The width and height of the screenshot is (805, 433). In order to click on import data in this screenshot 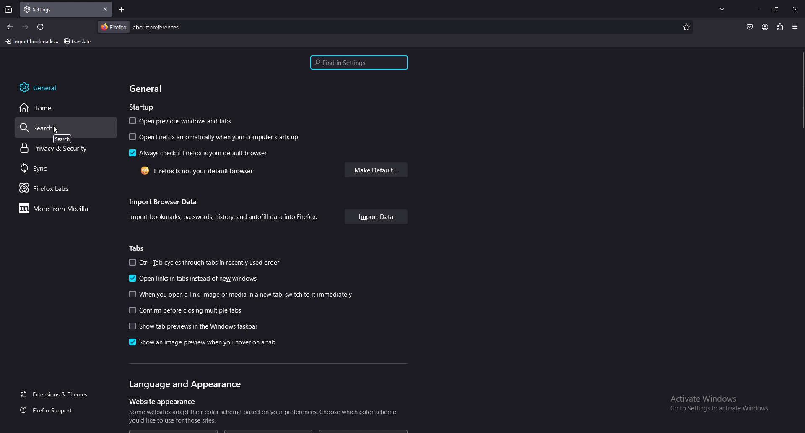, I will do `click(375, 217)`.